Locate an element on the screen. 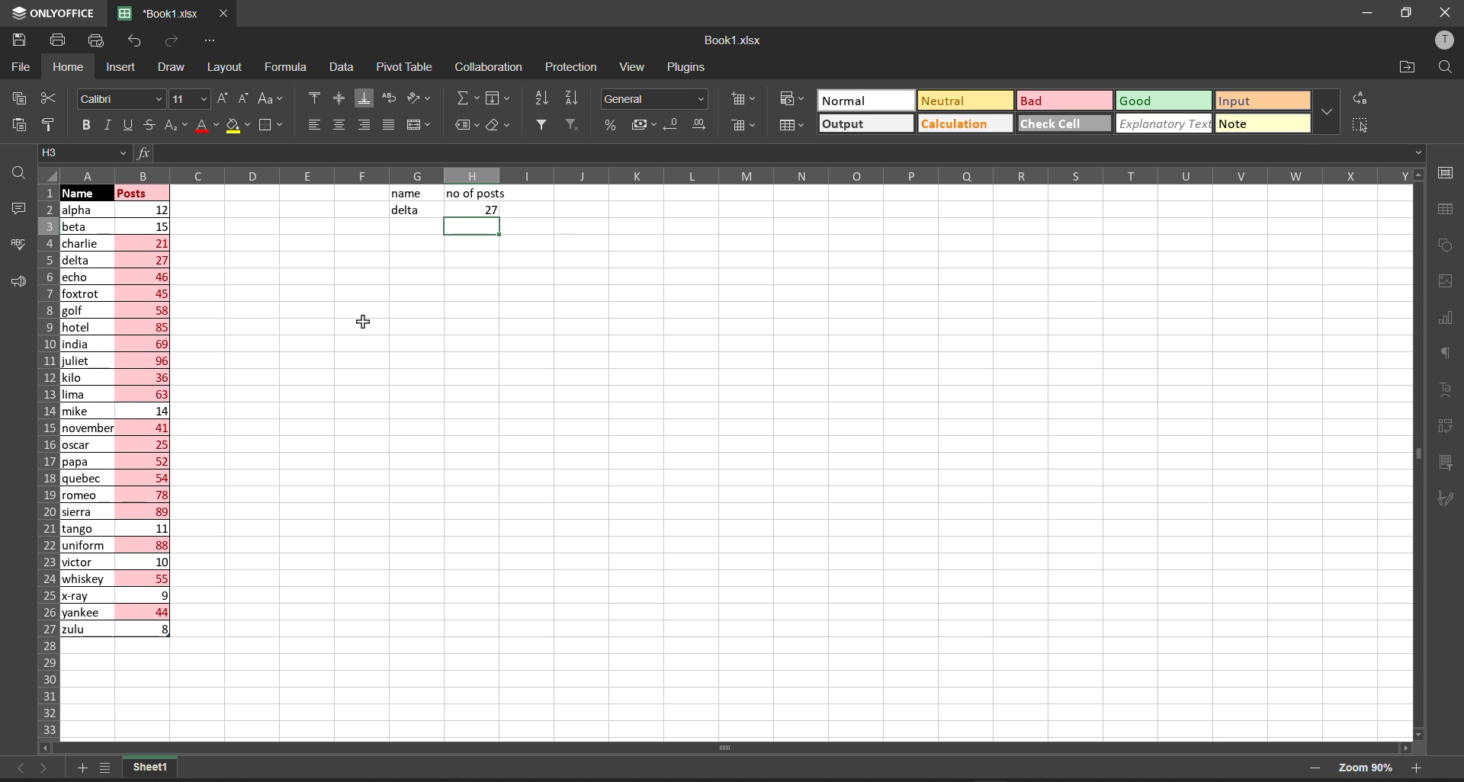  merge and center is located at coordinates (419, 126).